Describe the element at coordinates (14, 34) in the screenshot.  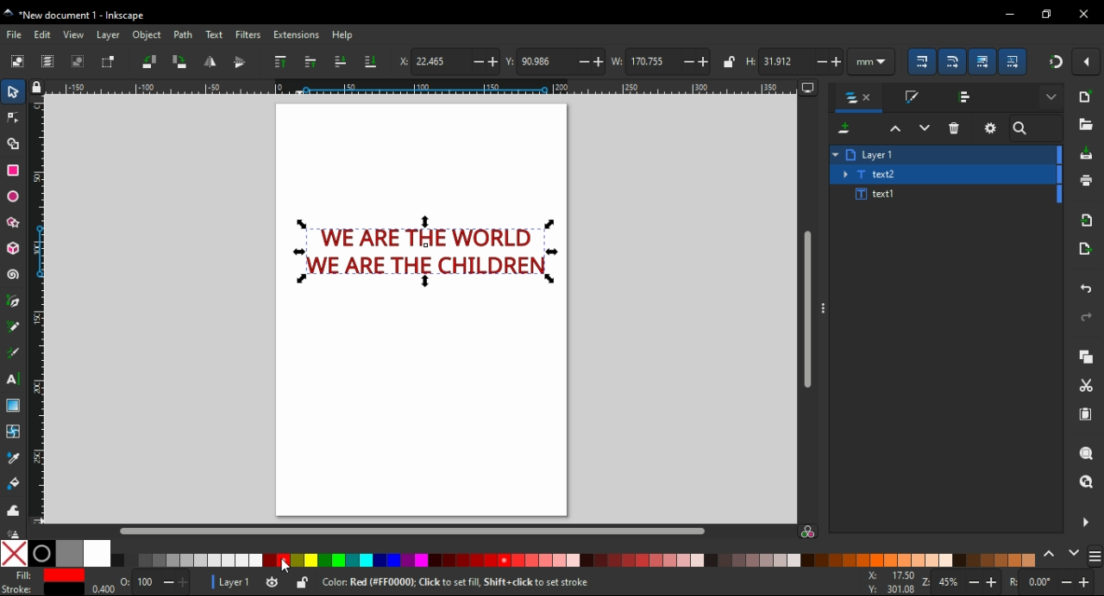
I see `file` at that location.